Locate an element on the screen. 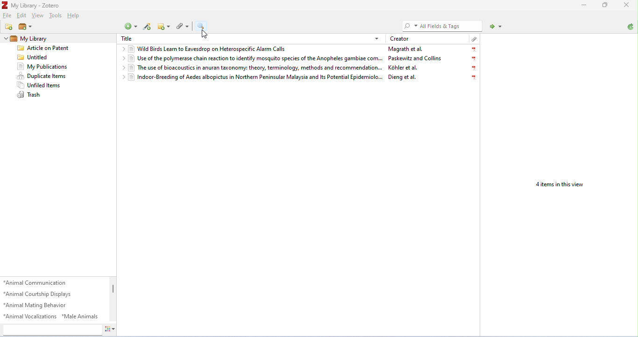 The height and width of the screenshot is (337, 638). actions is located at coordinates (109, 329).